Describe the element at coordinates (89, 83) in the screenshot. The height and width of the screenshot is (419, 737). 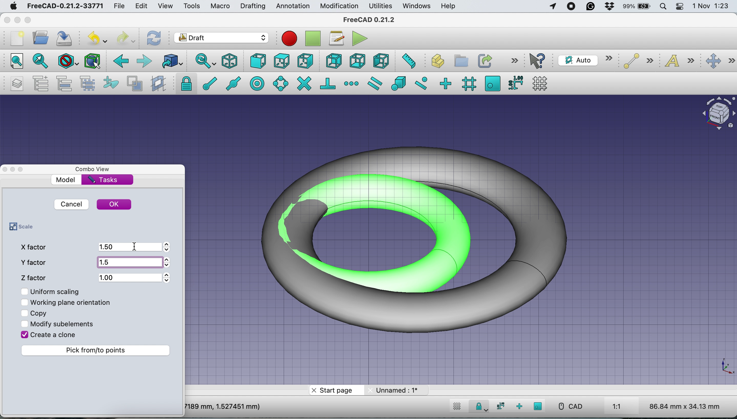
I see `select group` at that location.